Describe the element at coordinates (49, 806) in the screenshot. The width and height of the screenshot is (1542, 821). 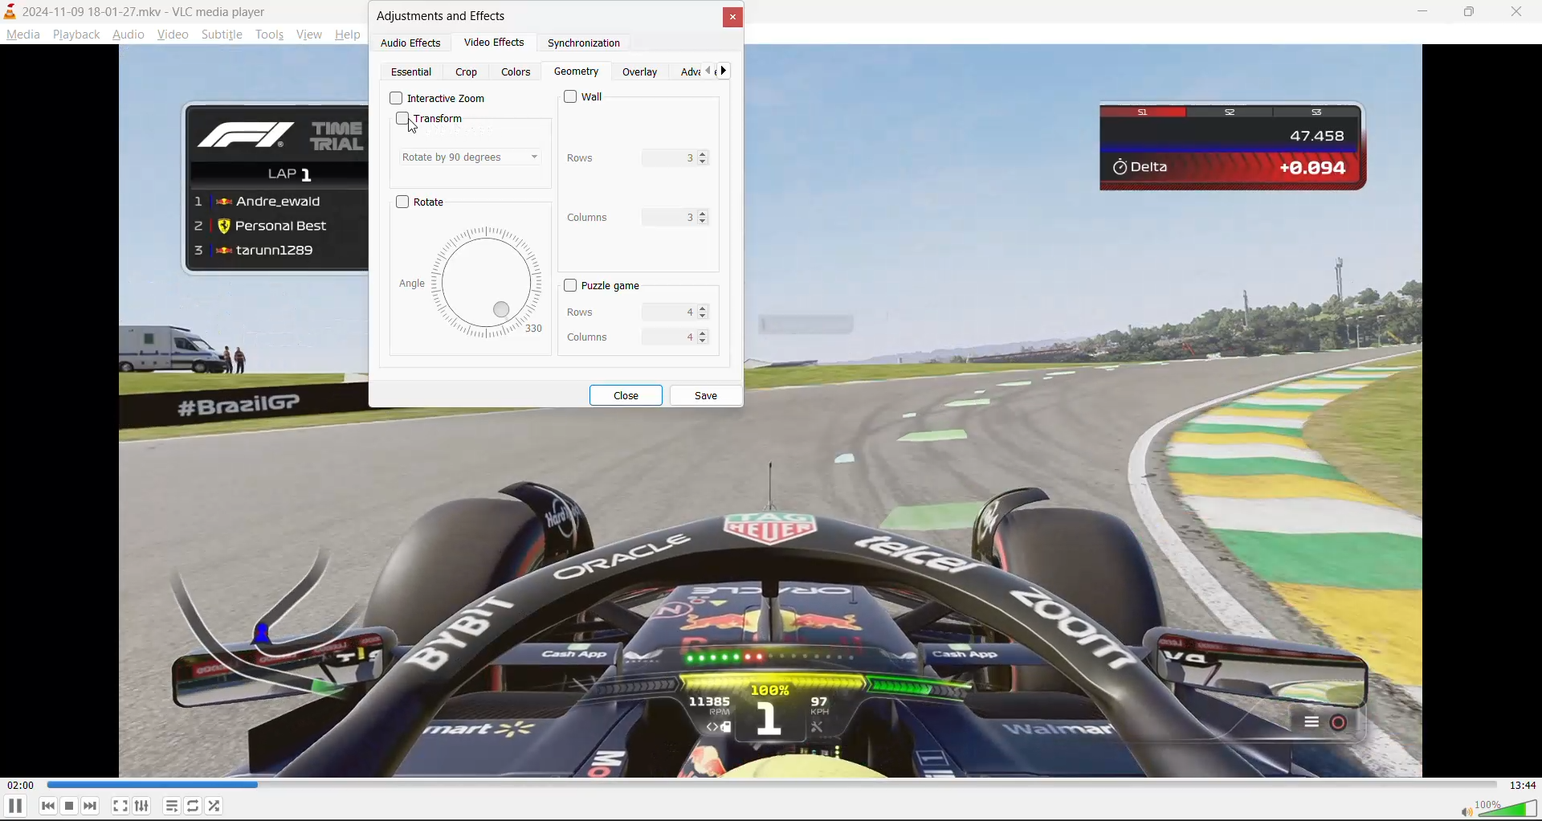
I see `previous` at that location.